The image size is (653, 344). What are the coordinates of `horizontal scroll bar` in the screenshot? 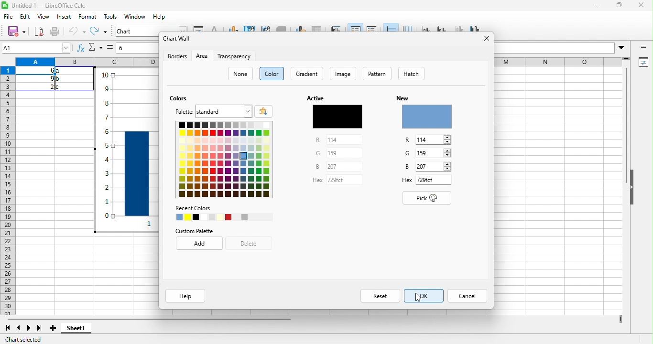 It's located at (168, 320).